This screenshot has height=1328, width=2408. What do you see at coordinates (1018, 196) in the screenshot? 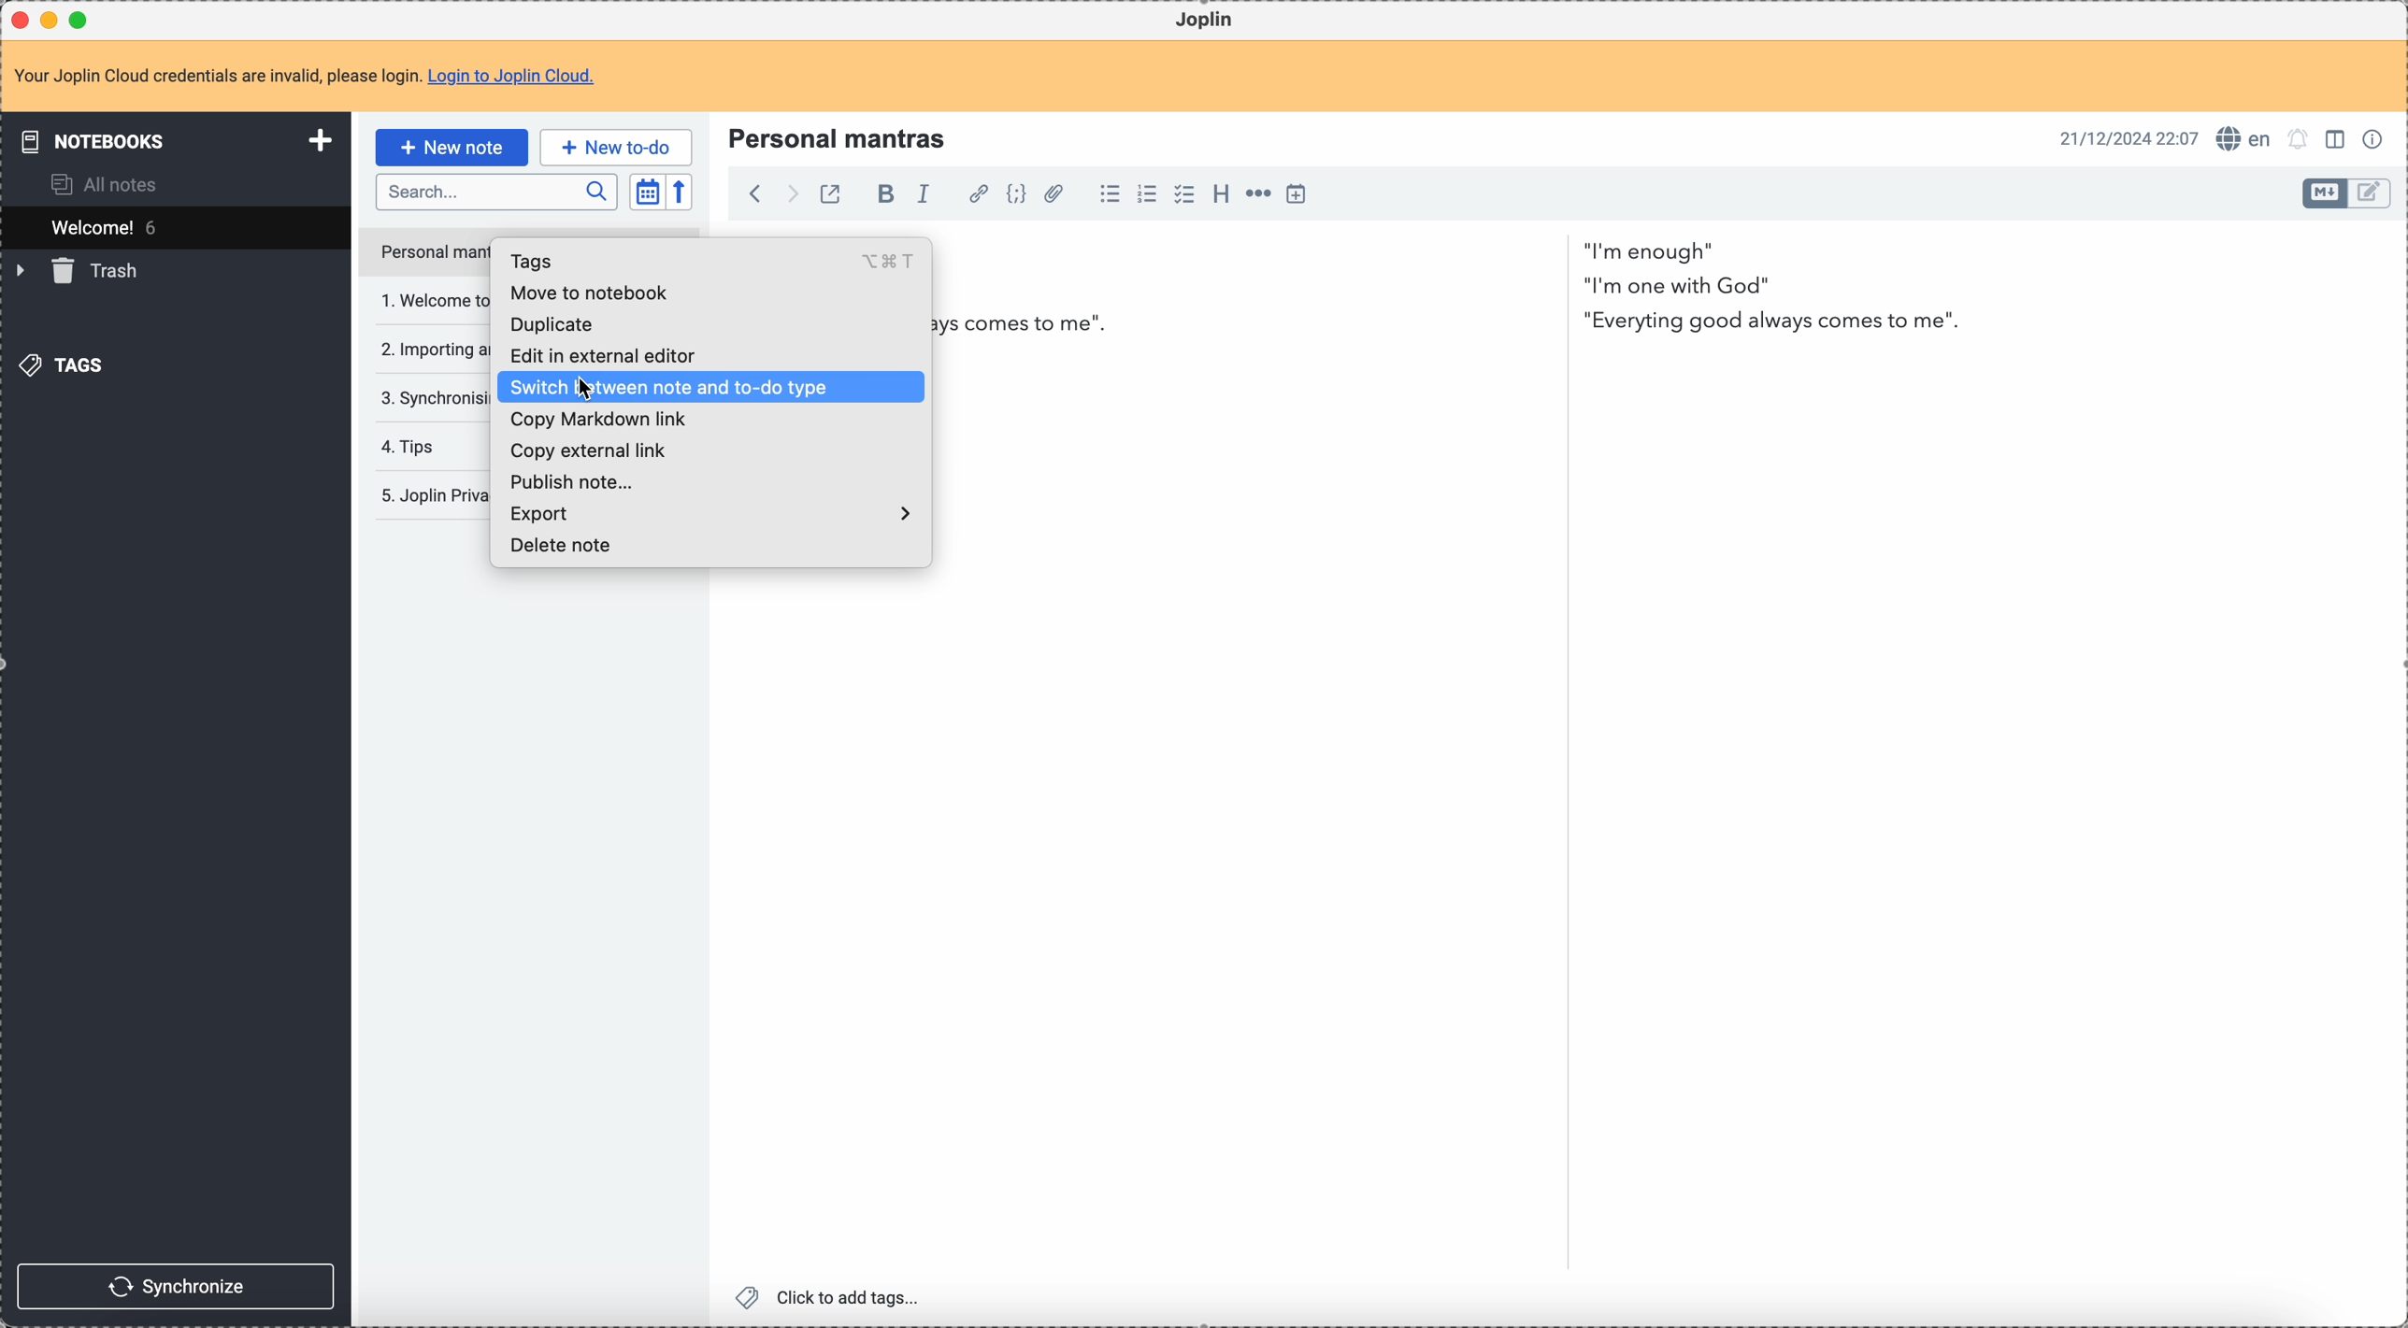
I see `code` at bounding box center [1018, 196].